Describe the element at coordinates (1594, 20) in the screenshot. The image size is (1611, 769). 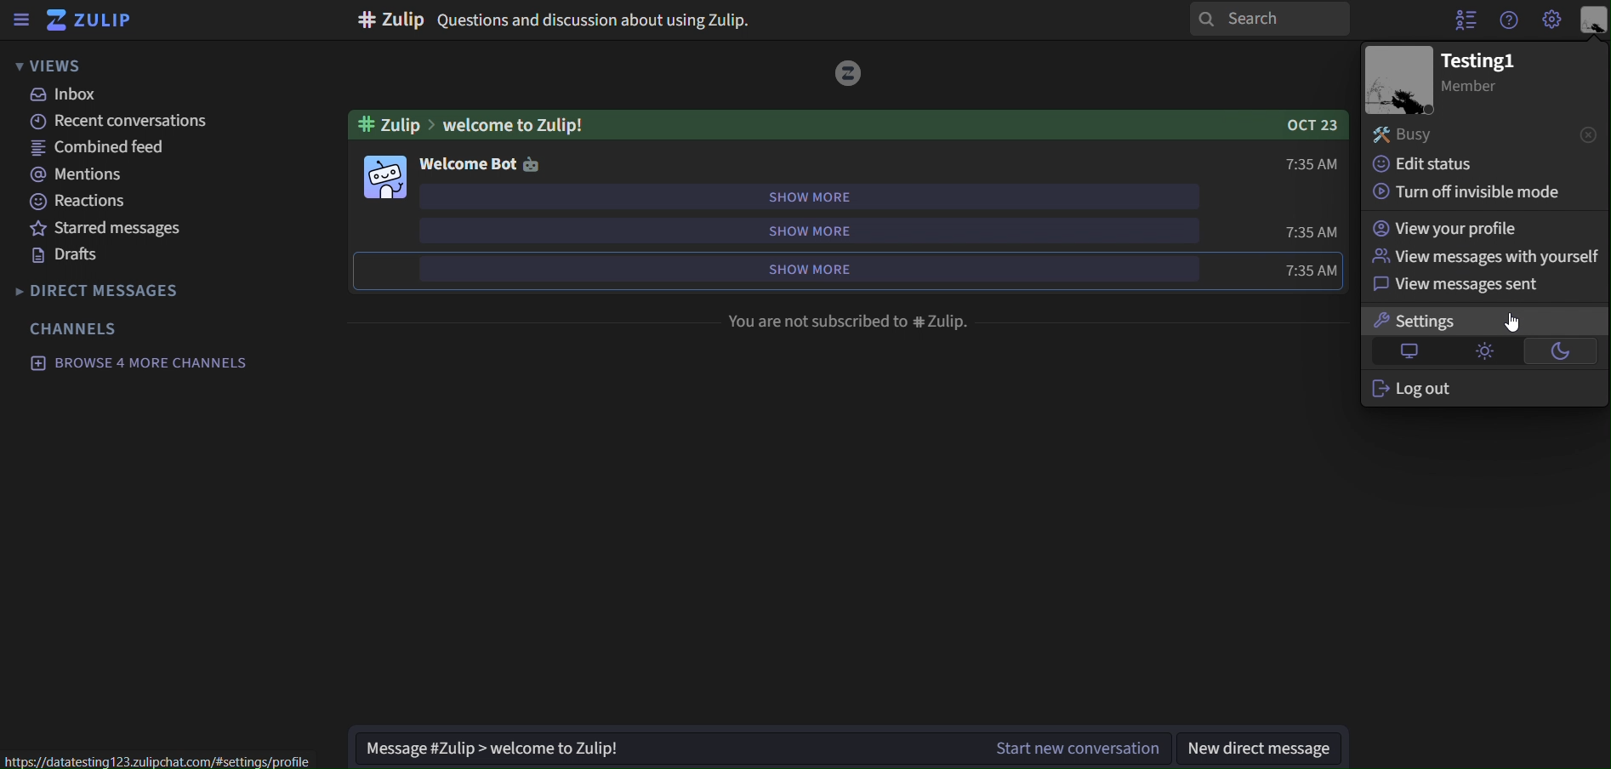
I see `personal menu` at that location.